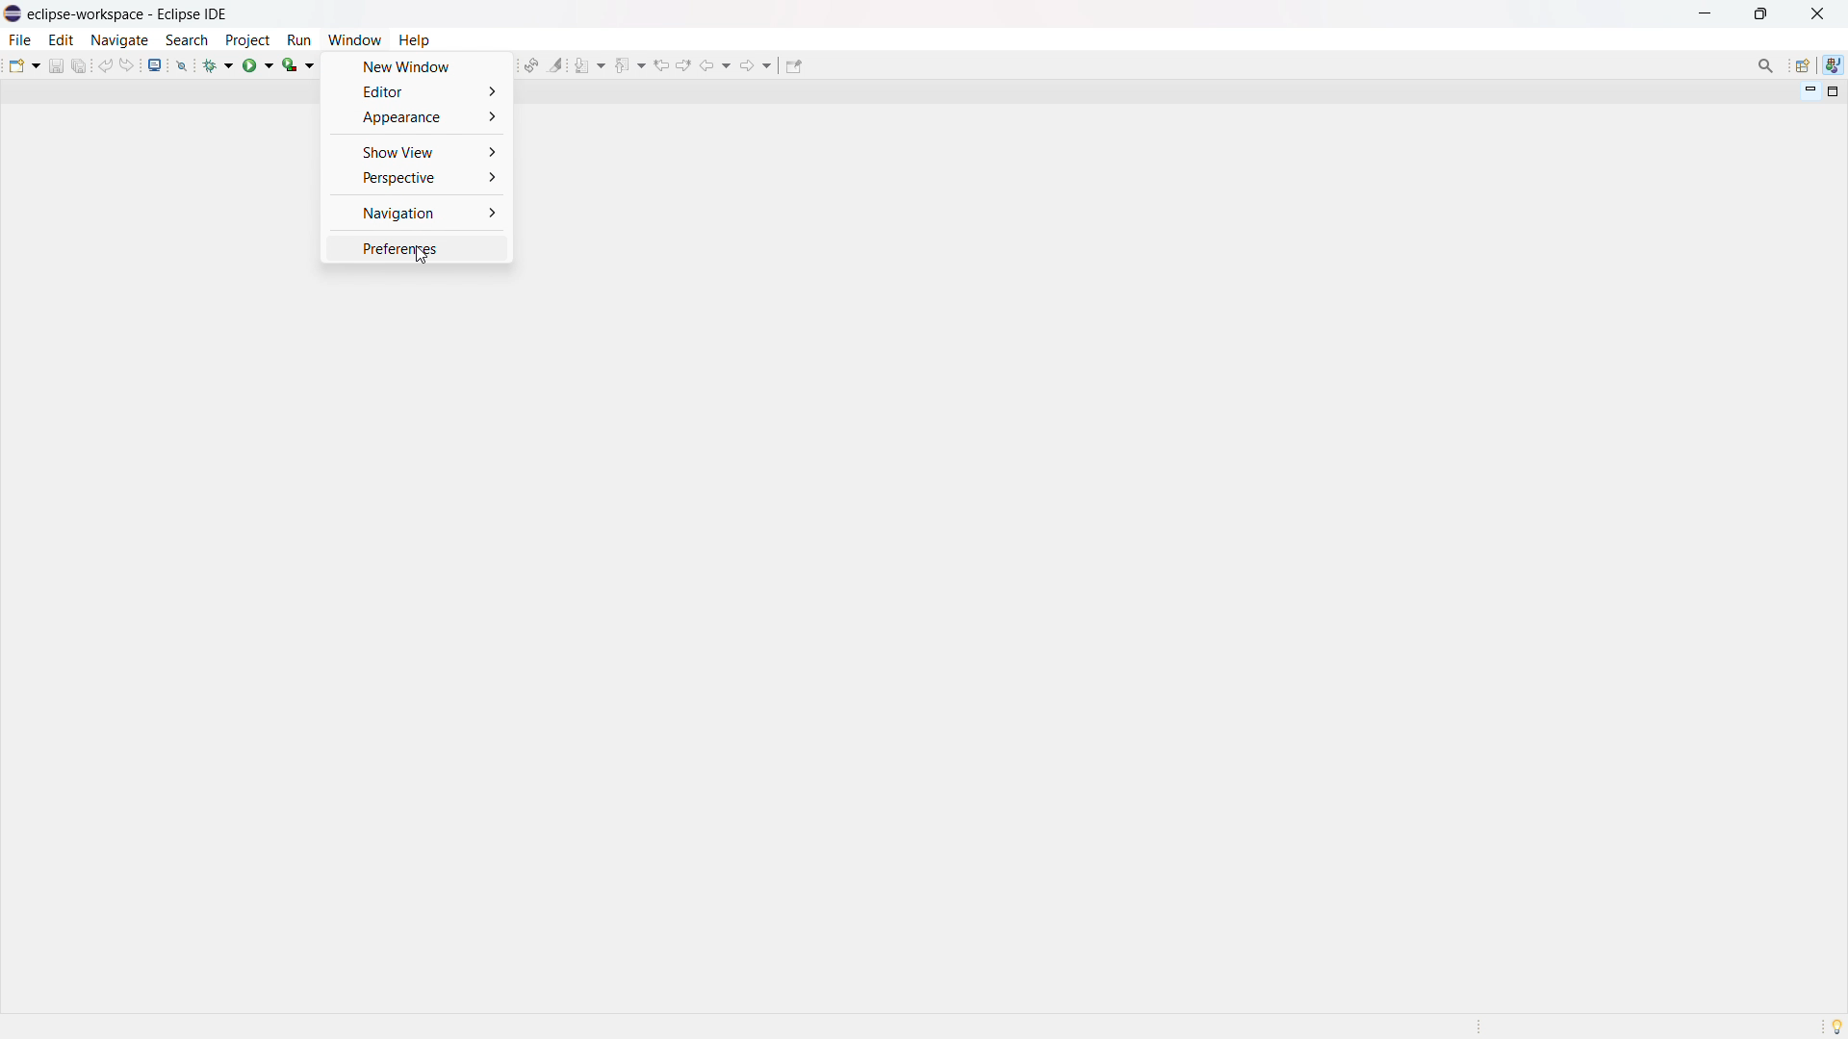 This screenshot has height=1039, width=1848. Describe the element at coordinates (246, 40) in the screenshot. I see `project` at that location.